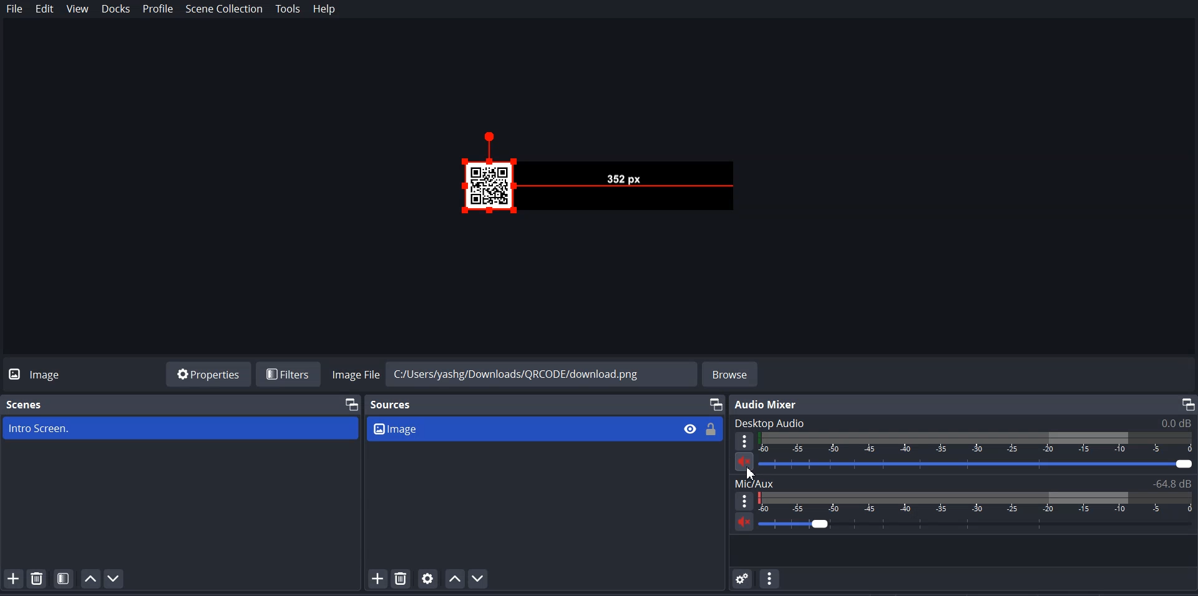 The width and height of the screenshot is (1198, 596). What do you see at coordinates (64, 577) in the screenshot?
I see `Open scene Filter` at bounding box center [64, 577].